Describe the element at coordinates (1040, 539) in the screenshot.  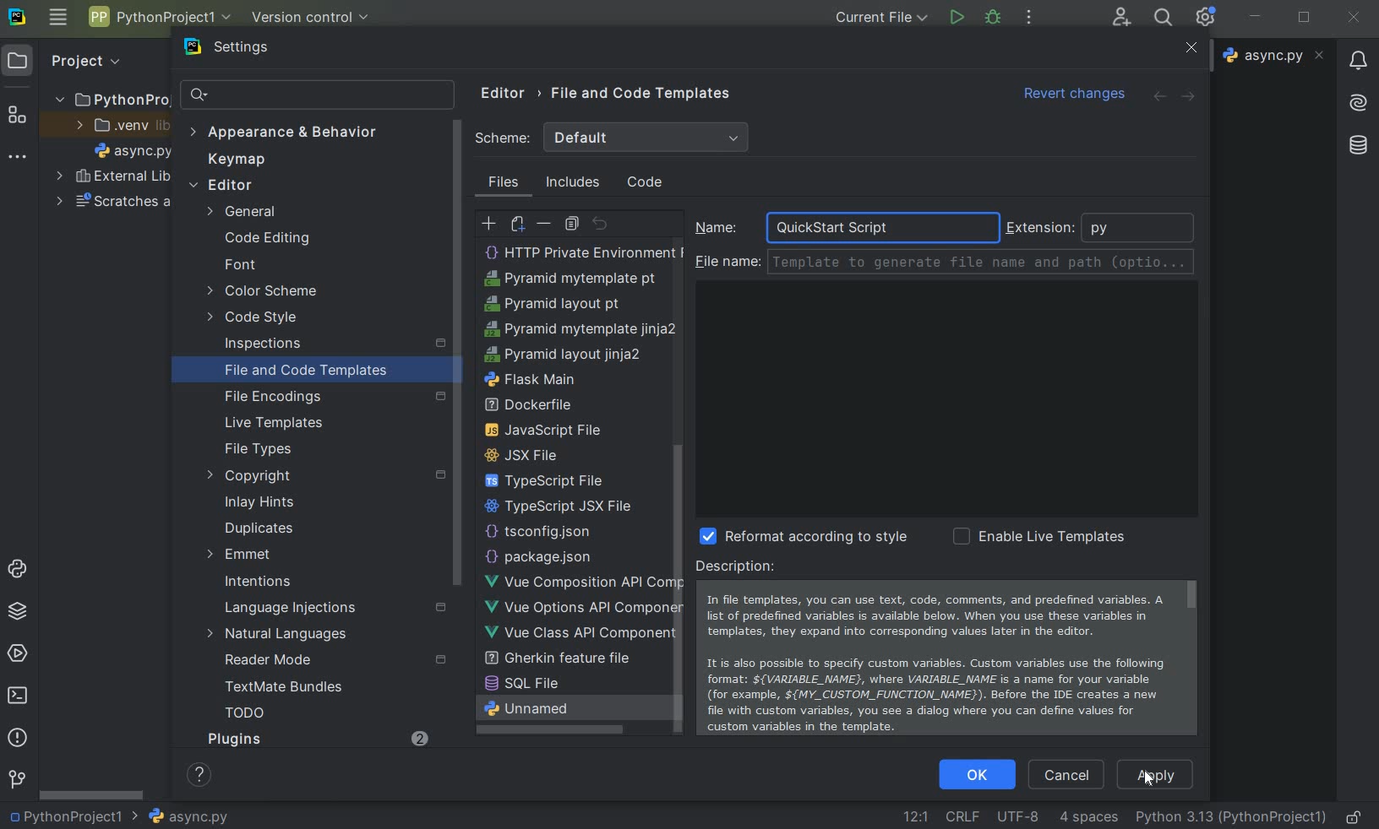
I see `enable live template` at that location.